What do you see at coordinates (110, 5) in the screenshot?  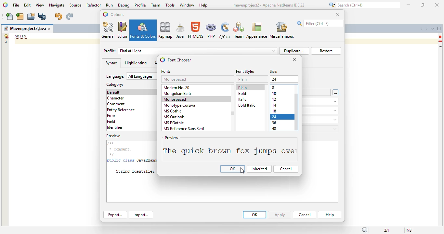 I see `run` at bounding box center [110, 5].